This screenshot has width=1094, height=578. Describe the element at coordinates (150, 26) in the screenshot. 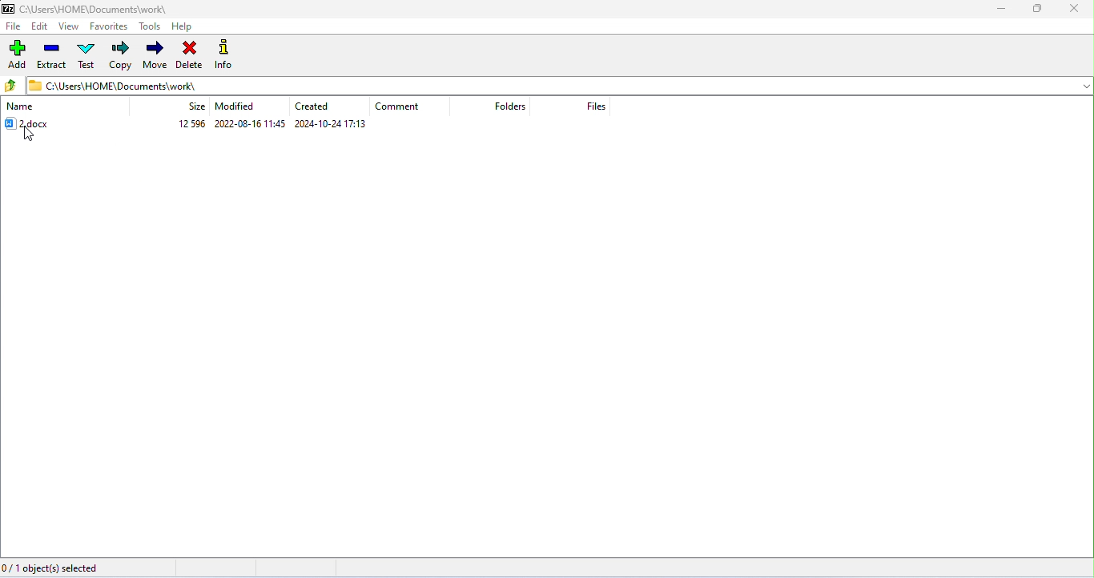

I see `tools` at that location.